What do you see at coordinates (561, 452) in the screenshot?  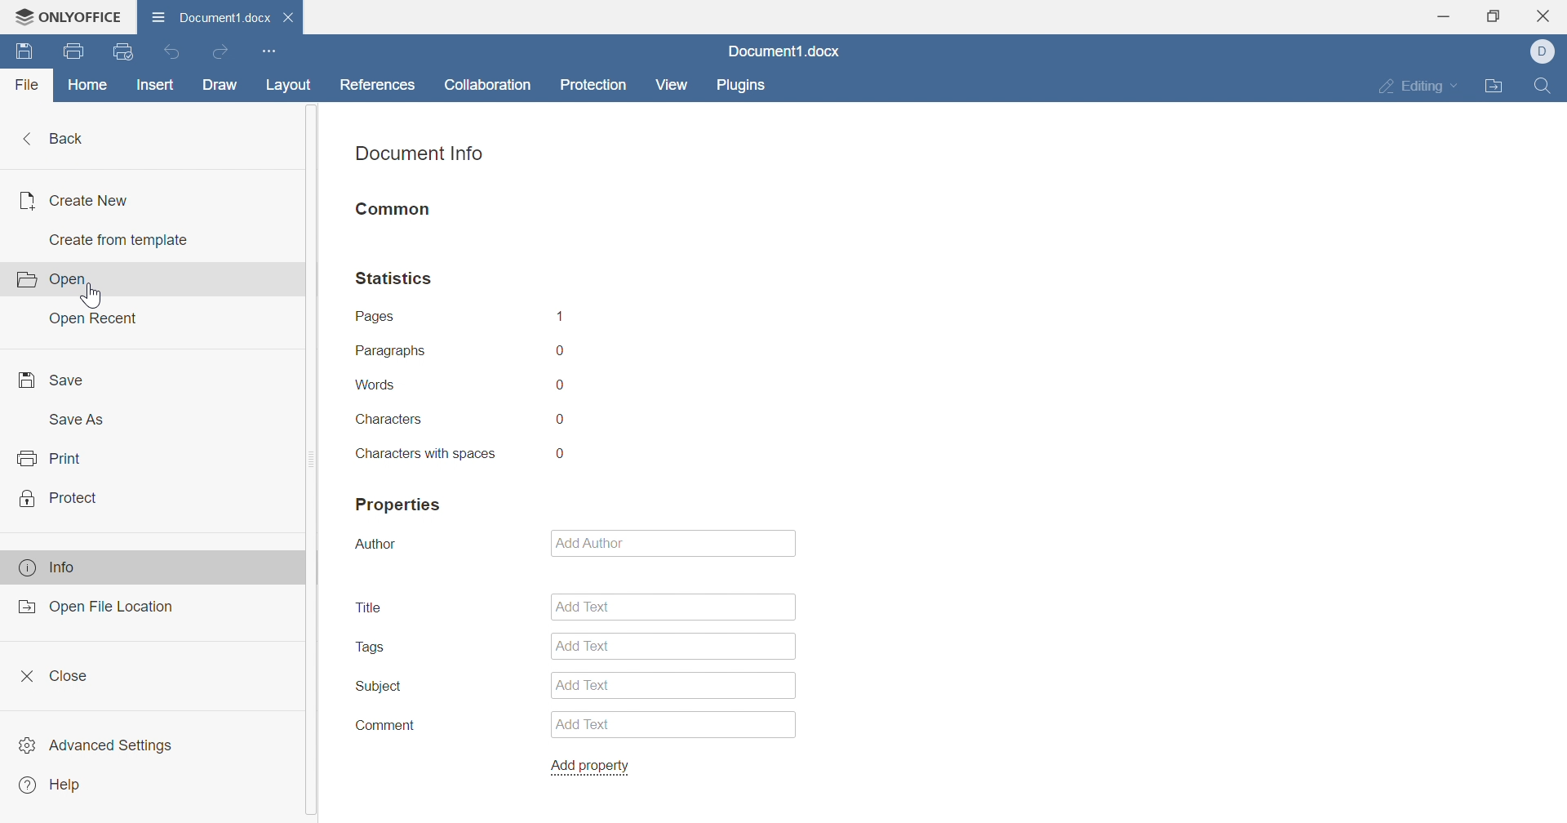 I see `0` at bounding box center [561, 452].